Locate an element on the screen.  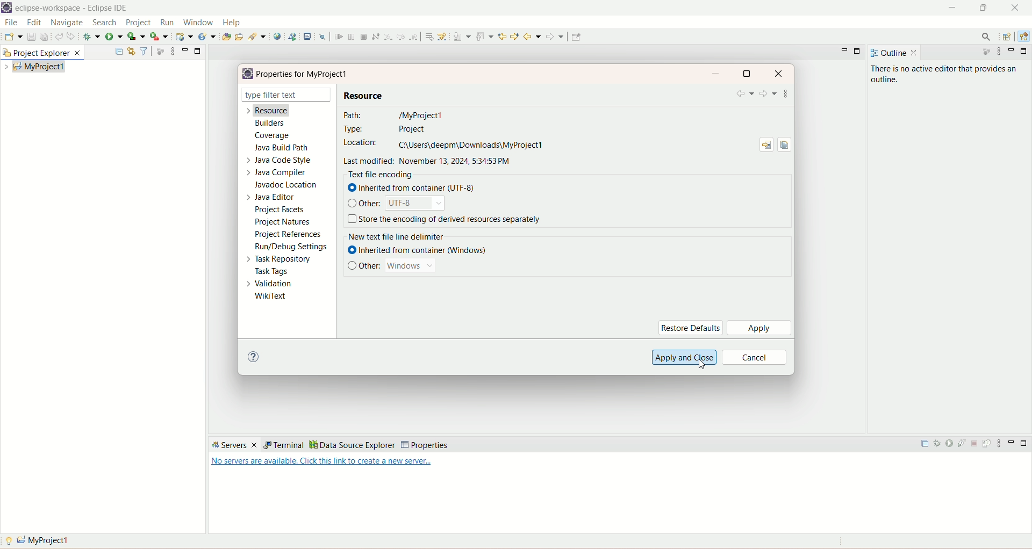
save is located at coordinates (31, 37).